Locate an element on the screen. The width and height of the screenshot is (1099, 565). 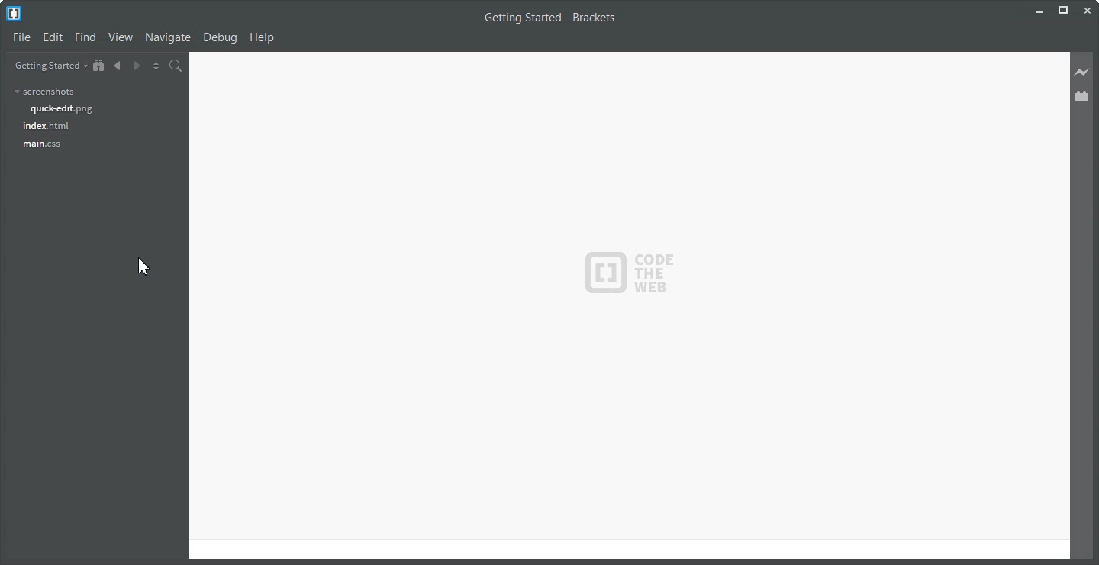
Logo is located at coordinates (14, 14).